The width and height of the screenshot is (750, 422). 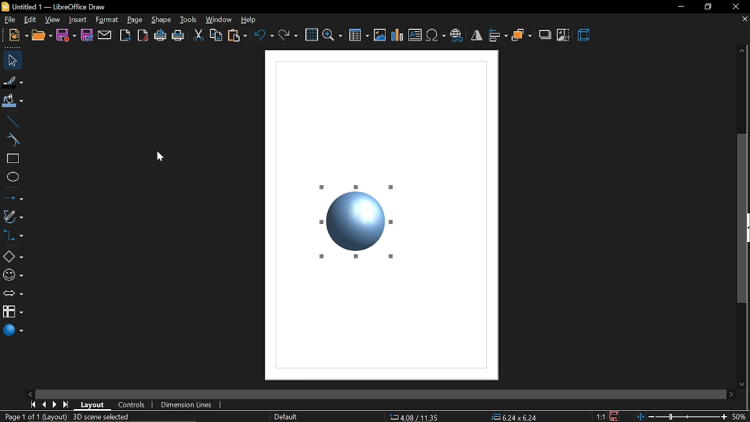 I want to click on save, so click(x=66, y=36).